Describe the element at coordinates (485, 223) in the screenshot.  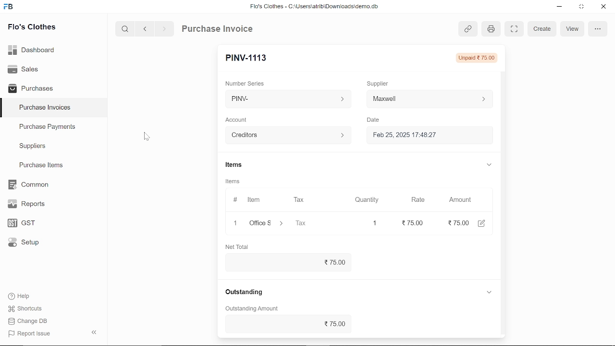
I see `edit amount` at that location.